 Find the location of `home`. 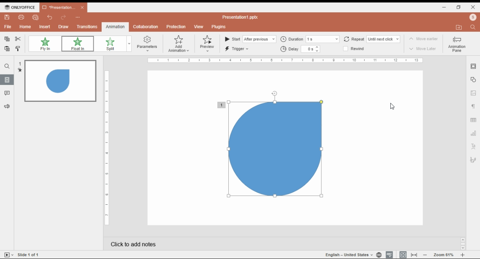

home is located at coordinates (25, 27).